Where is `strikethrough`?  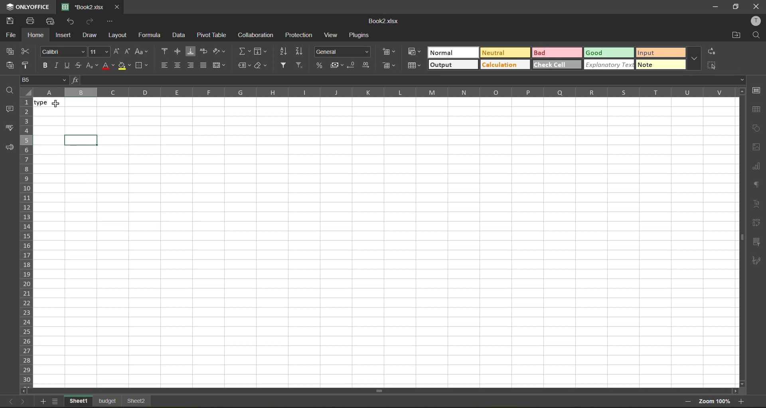 strikethrough is located at coordinates (79, 66).